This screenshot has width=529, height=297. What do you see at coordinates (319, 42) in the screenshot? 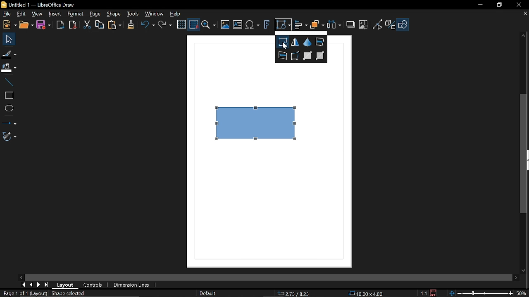
I see `Set in circle` at bounding box center [319, 42].